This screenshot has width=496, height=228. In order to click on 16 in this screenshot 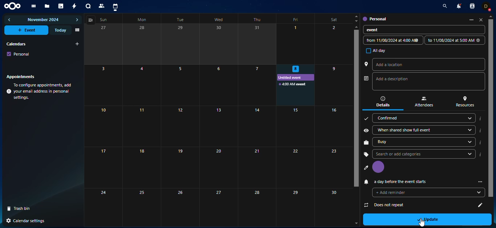, I will do `click(333, 126)`.